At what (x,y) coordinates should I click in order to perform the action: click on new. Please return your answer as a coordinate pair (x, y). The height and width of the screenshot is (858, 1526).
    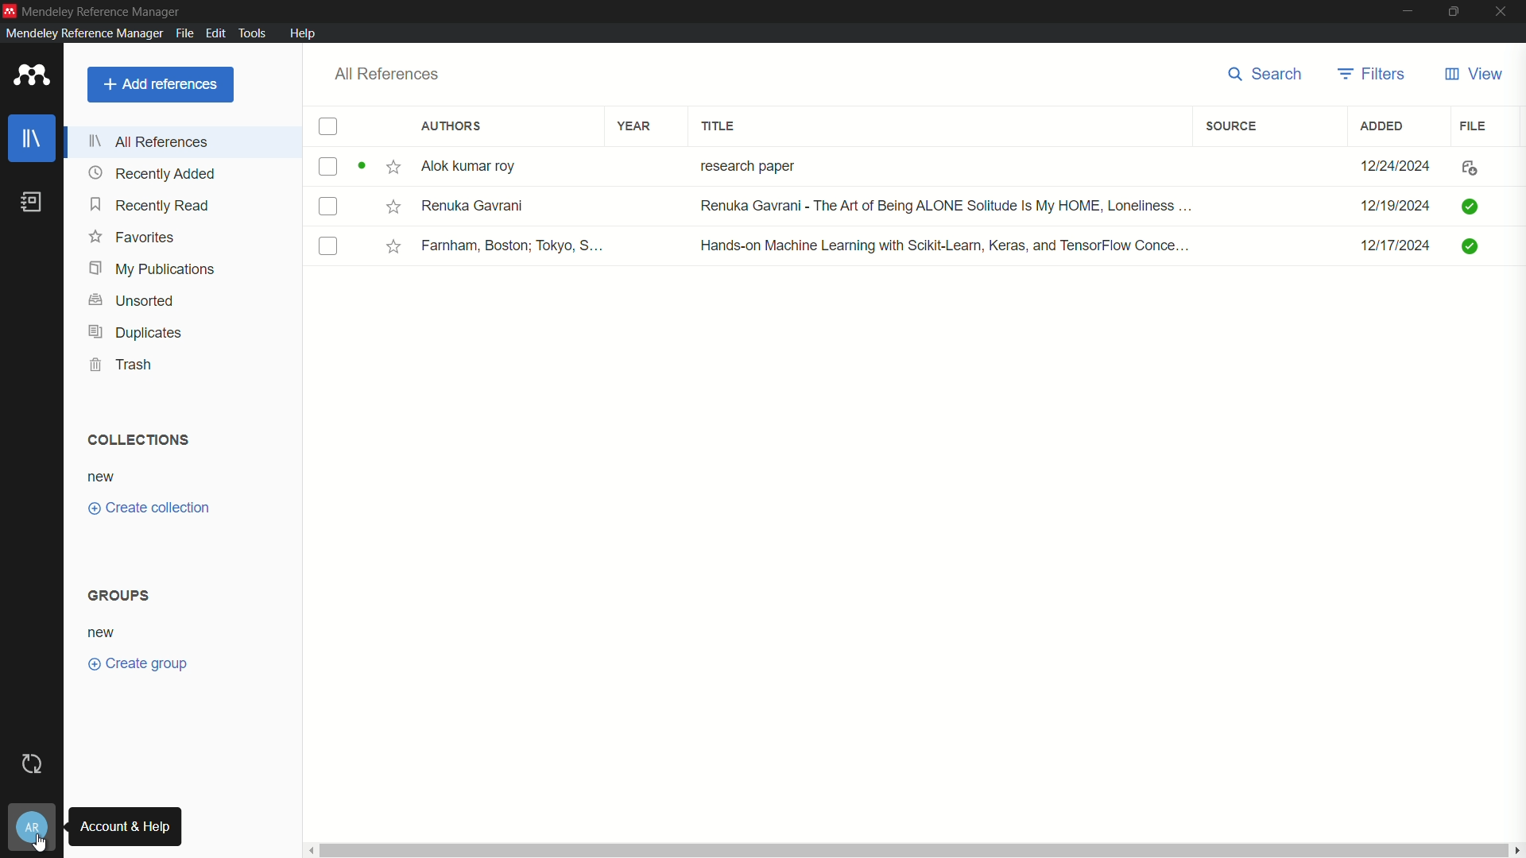
    Looking at the image, I should click on (101, 478).